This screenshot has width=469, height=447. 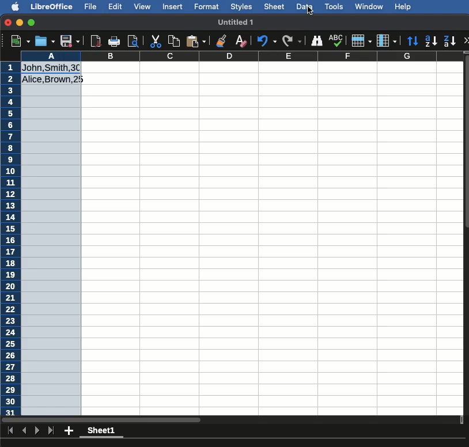 I want to click on Spell check, so click(x=336, y=40).